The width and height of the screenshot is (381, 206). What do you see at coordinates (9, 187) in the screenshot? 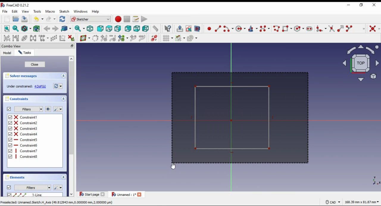
I see `on/off elements` at bounding box center [9, 187].